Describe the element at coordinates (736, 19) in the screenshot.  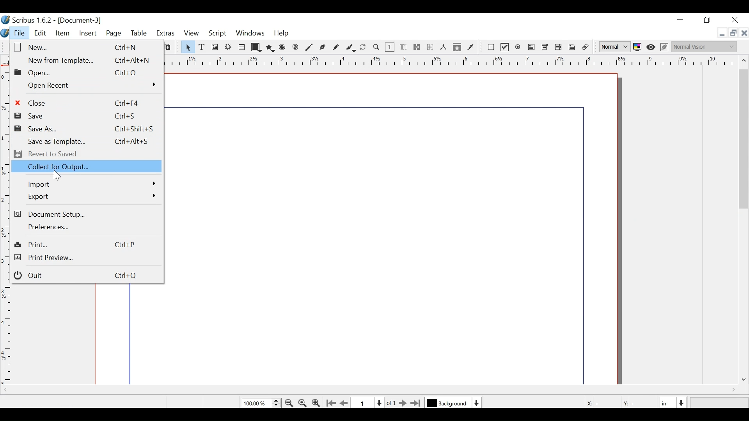
I see `Close` at that location.